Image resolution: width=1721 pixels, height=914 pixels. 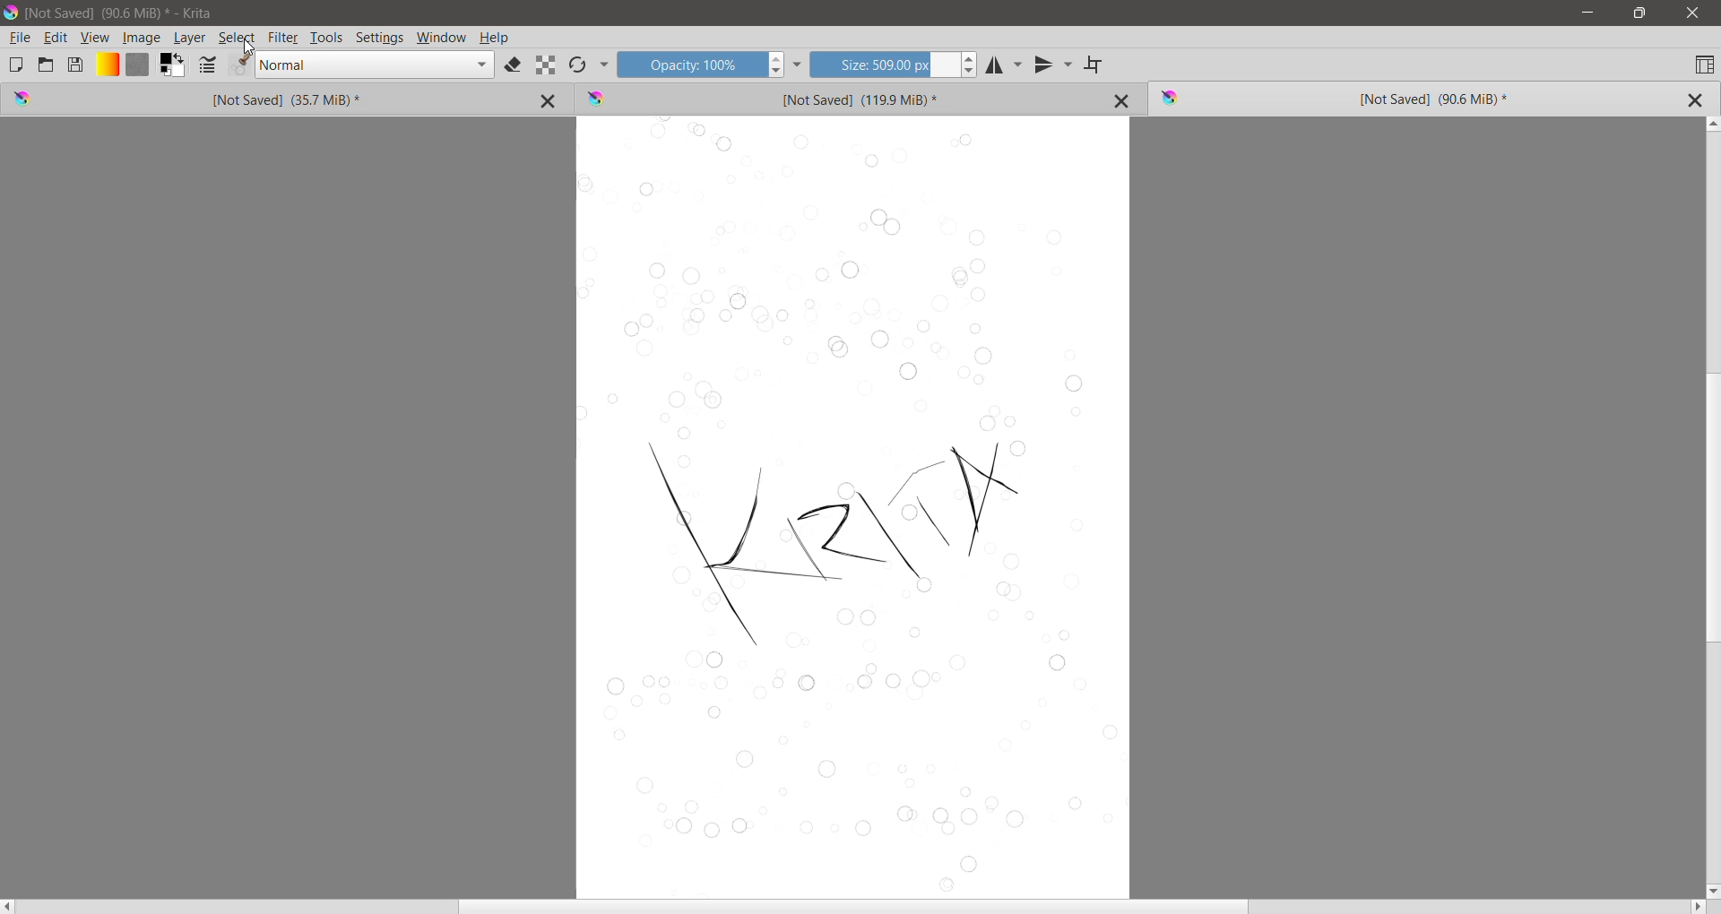 I want to click on Unsaved Image (Current) Tab 3, so click(x=1389, y=99).